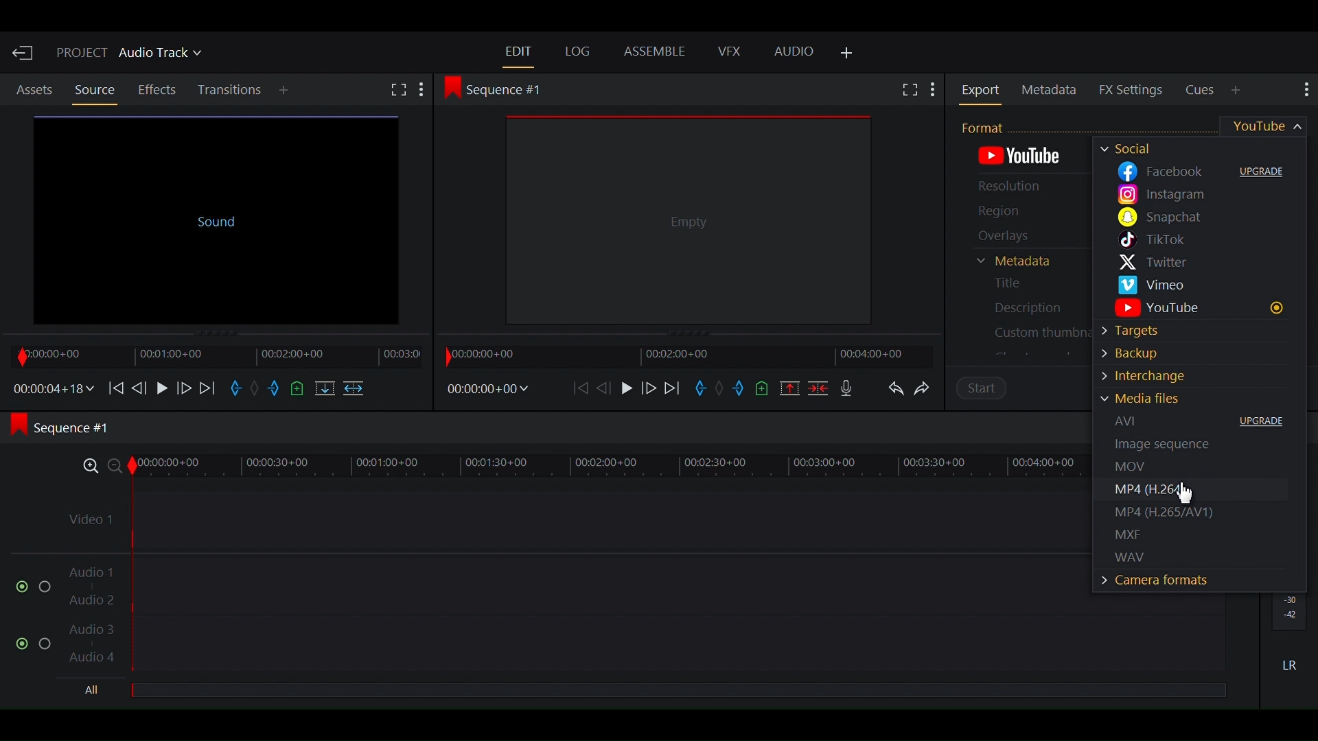 Image resolution: width=1318 pixels, height=741 pixels. Describe the element at coordinates (678, 692) in the screenshot. I see `All` at that location.